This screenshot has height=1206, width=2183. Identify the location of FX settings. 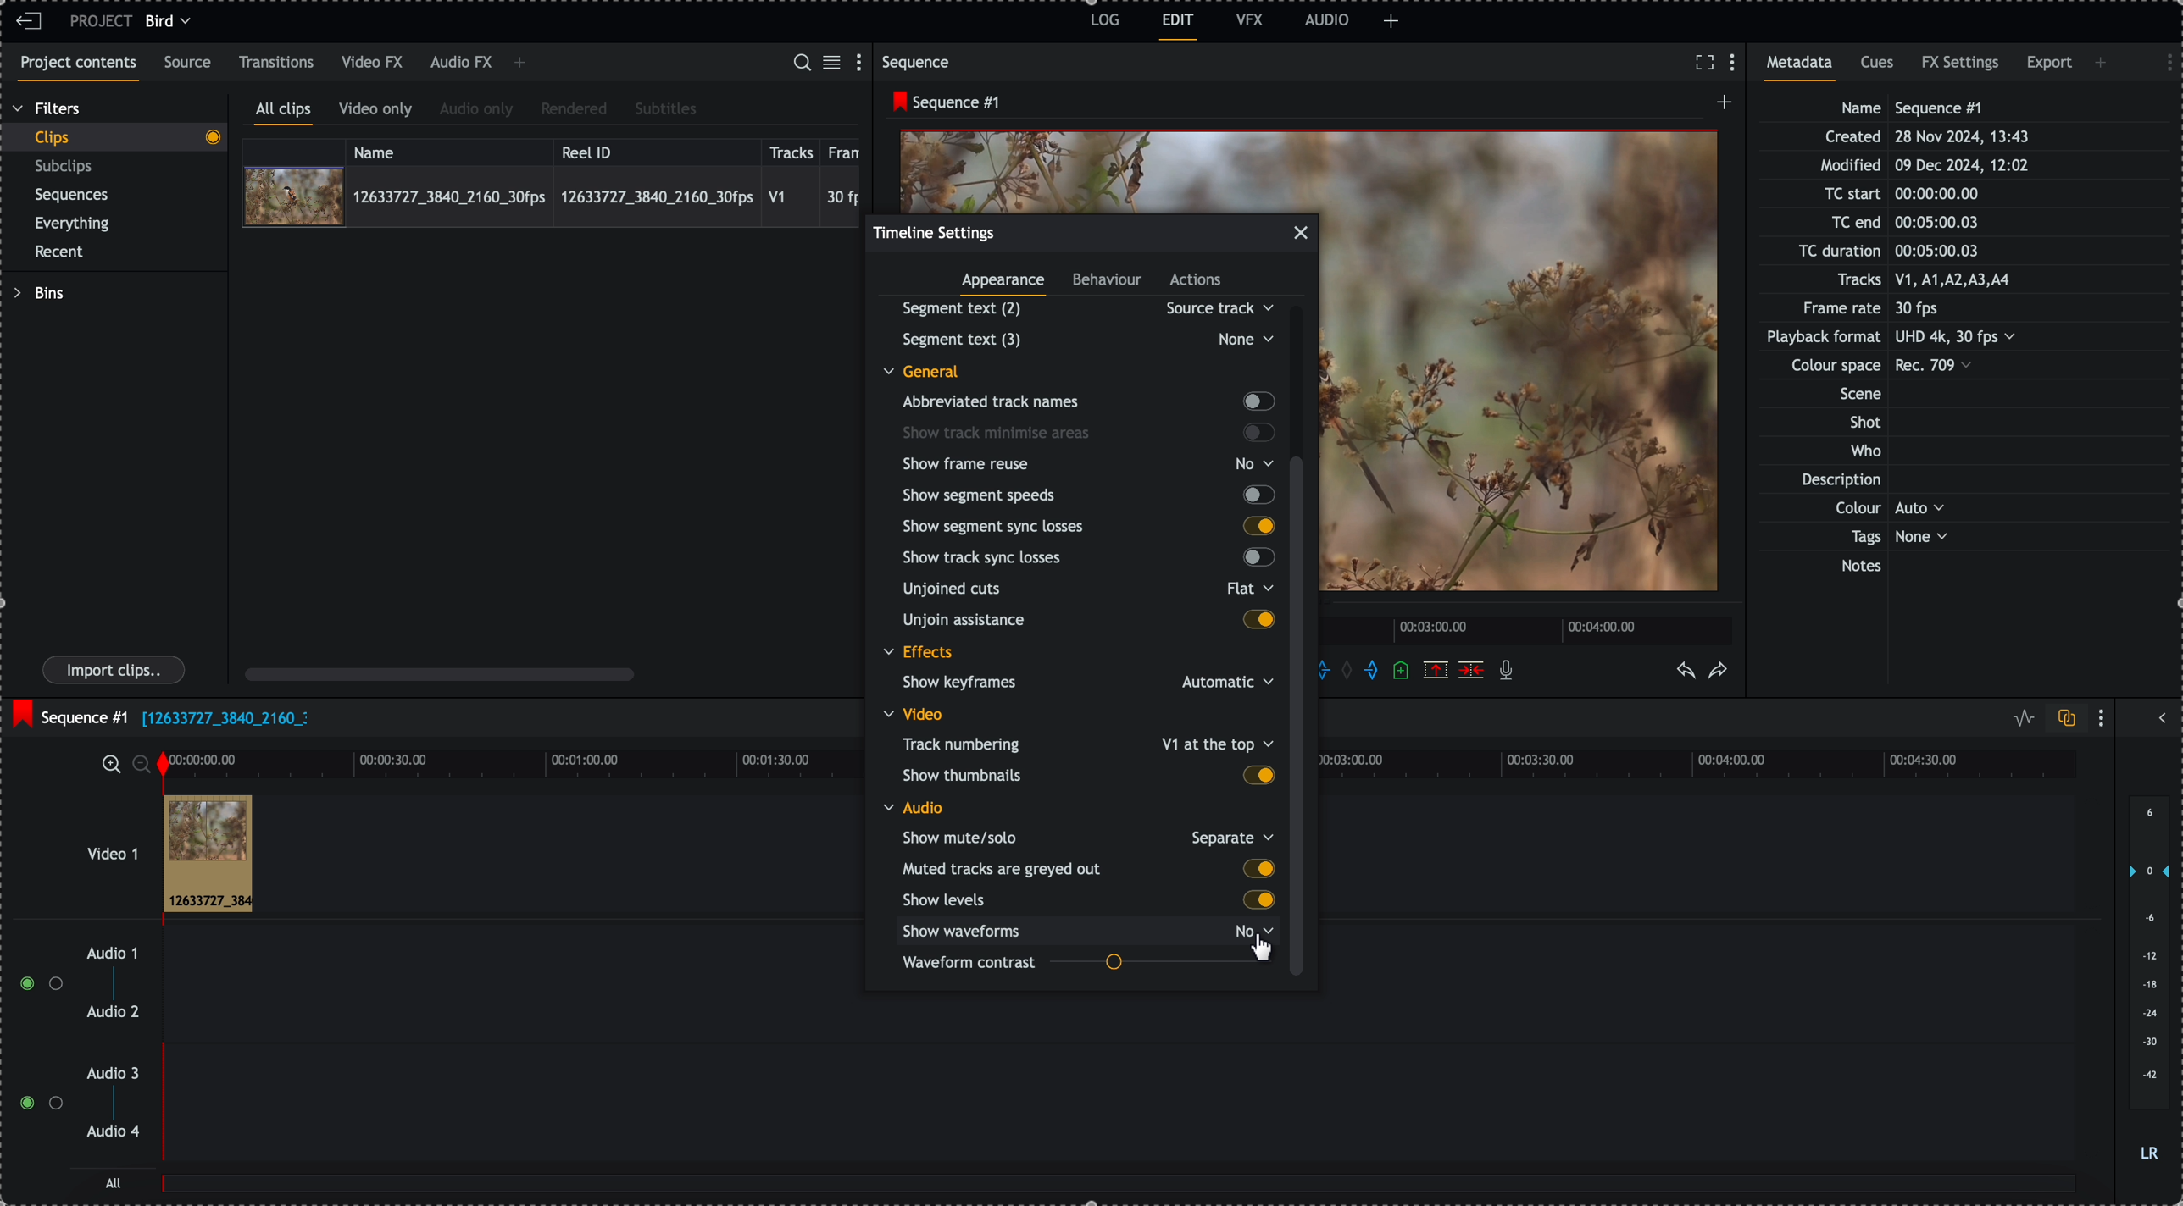
(1962, 65).